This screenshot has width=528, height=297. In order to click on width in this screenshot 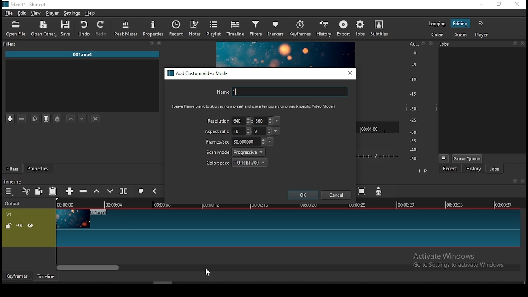, I will do `click(242, 131)`.